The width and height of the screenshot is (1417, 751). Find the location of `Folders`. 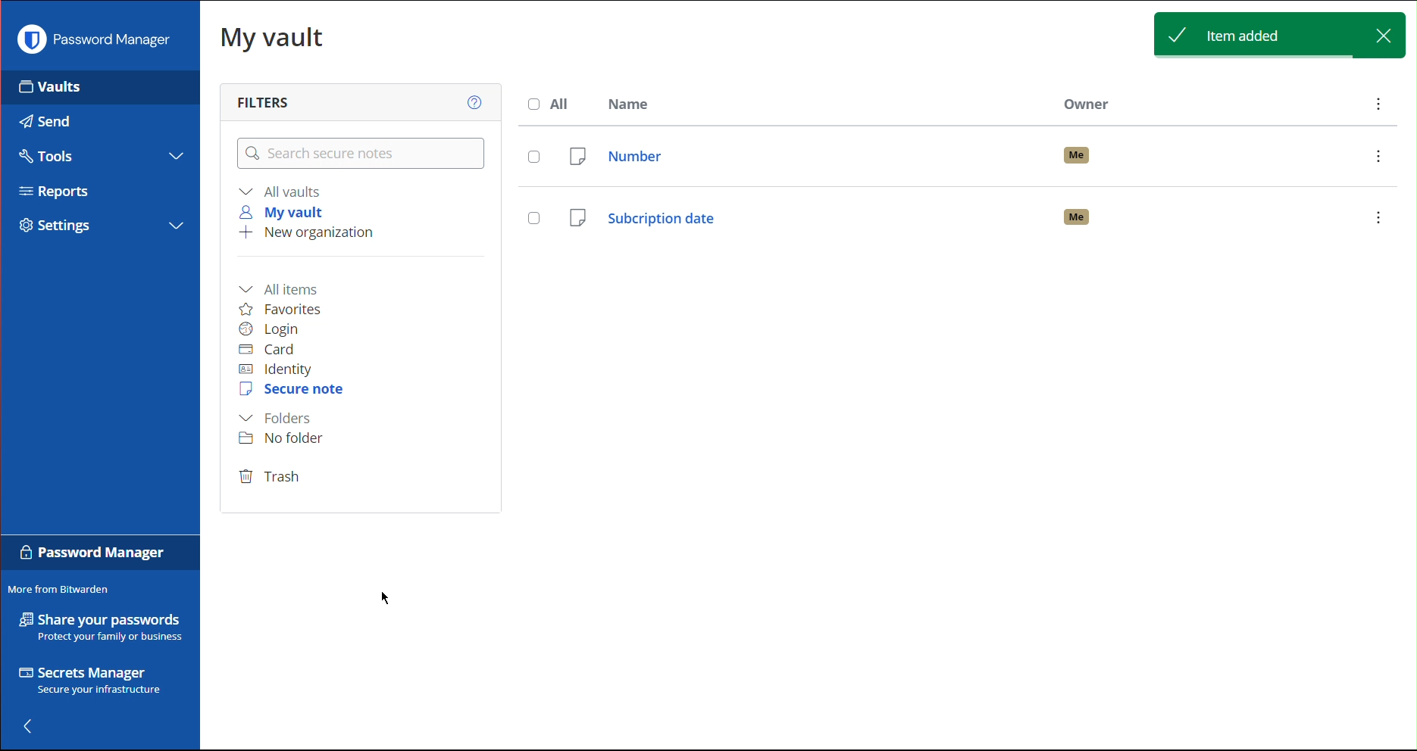

Folders is located at coordinates (275, 419).